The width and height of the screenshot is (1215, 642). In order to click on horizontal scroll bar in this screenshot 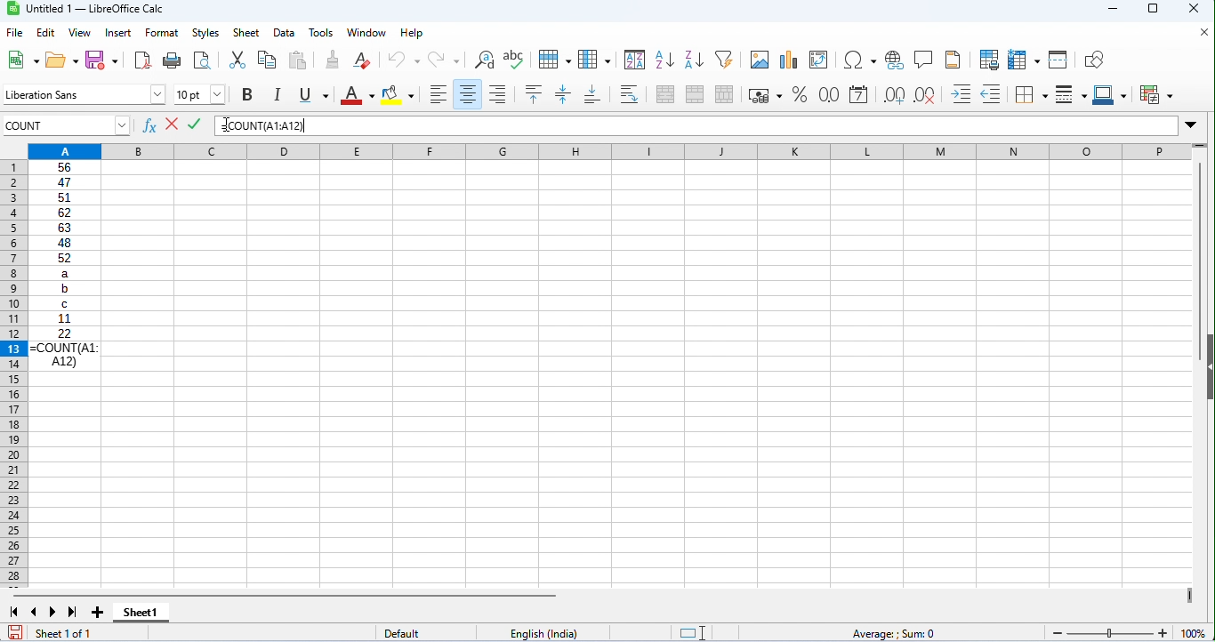, I will do `click(286, 596)`.